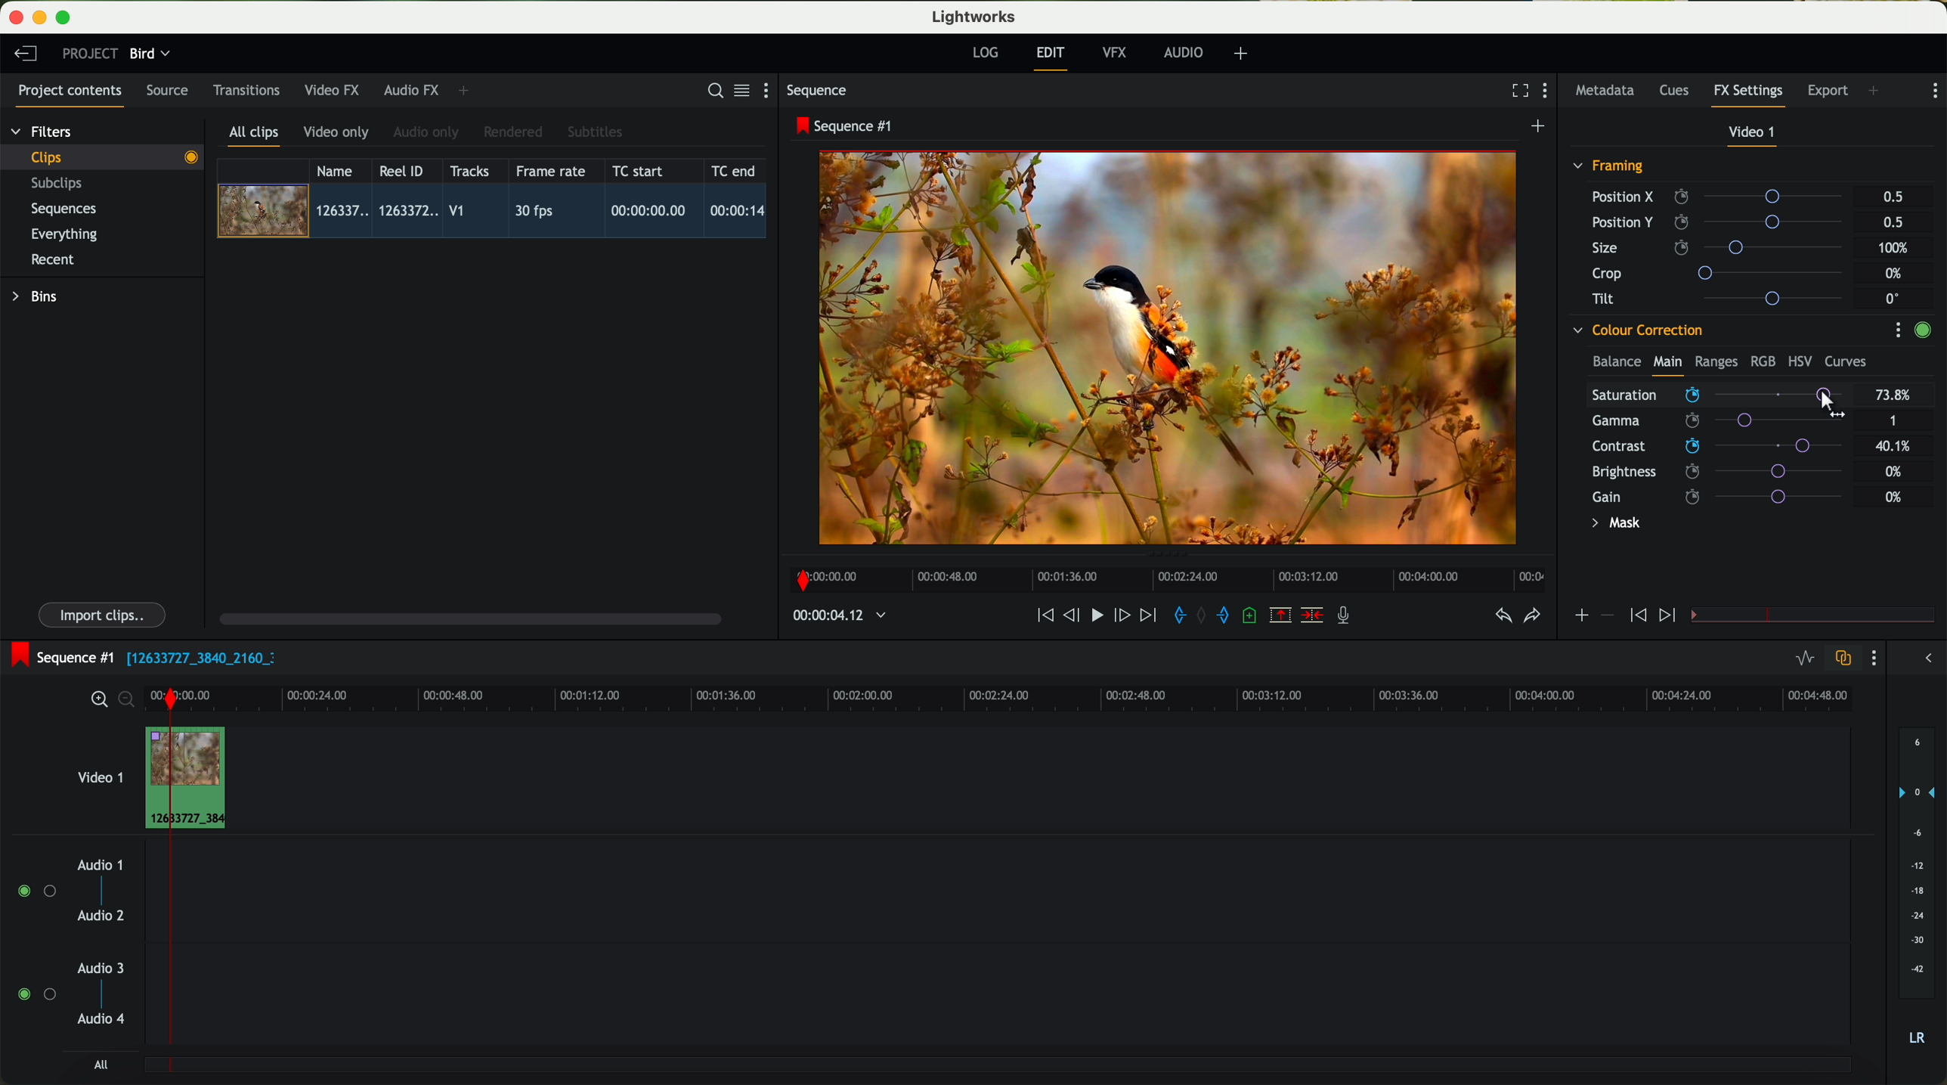 Image resolution: width=1947 pixels, height=1085 pixels. What do you see at coordinates (246, 90) in the screenshot?
I see `transitions` at bounding box center [246, 90].